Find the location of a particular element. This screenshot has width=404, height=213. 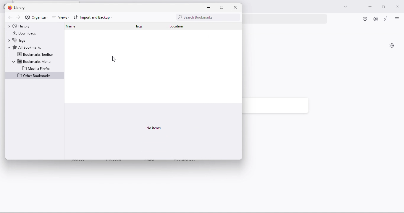

back is located at coordinates (9, 17).